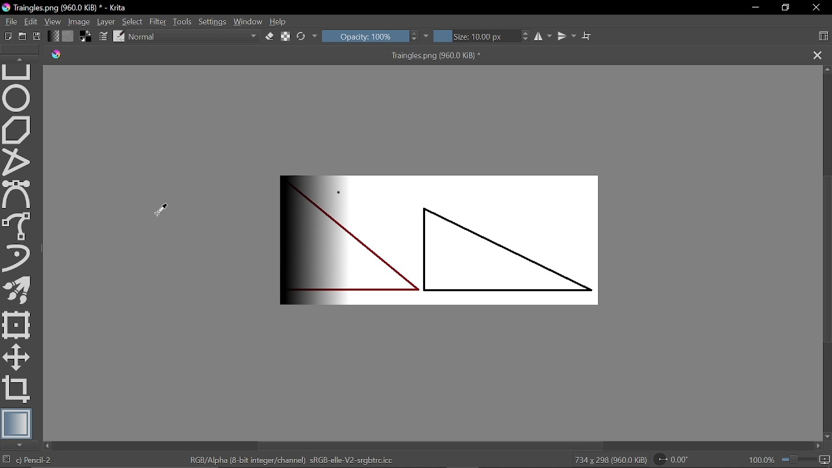 The width and height of the screenshot is (832, 468). What do you see at coordinates (675, 459) in the screenshot?
I see `Rotate` at bounding box center [675, 459].